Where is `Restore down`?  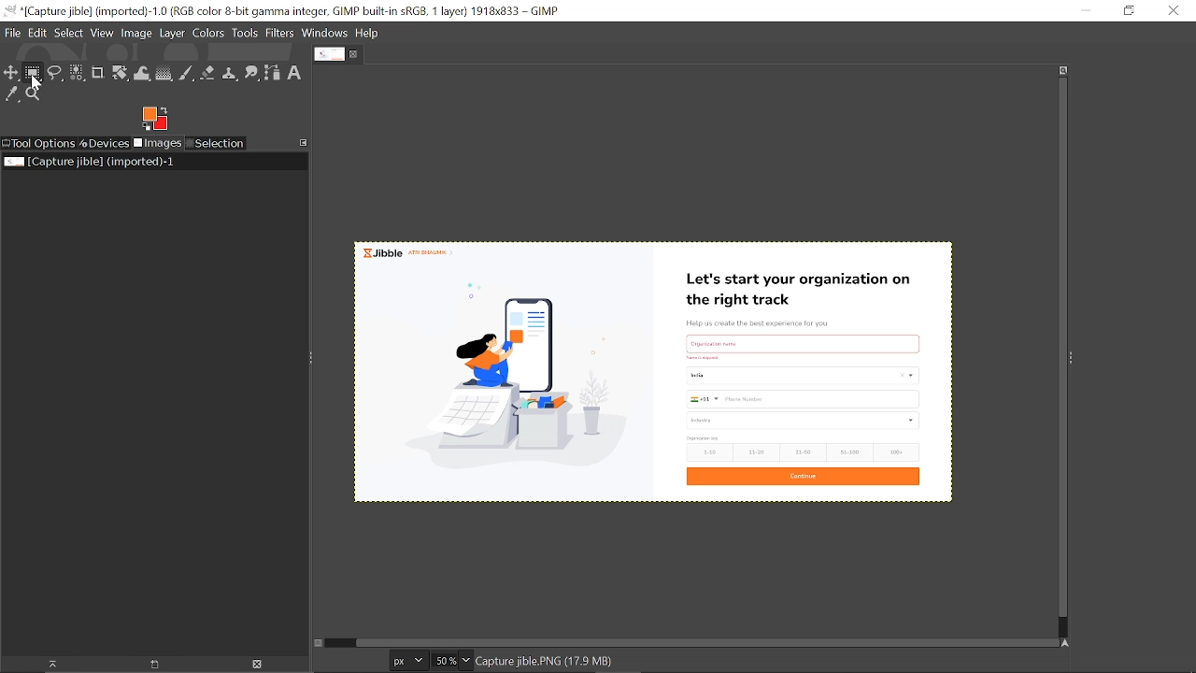 Restore down is located at coordinates (1123, 11).